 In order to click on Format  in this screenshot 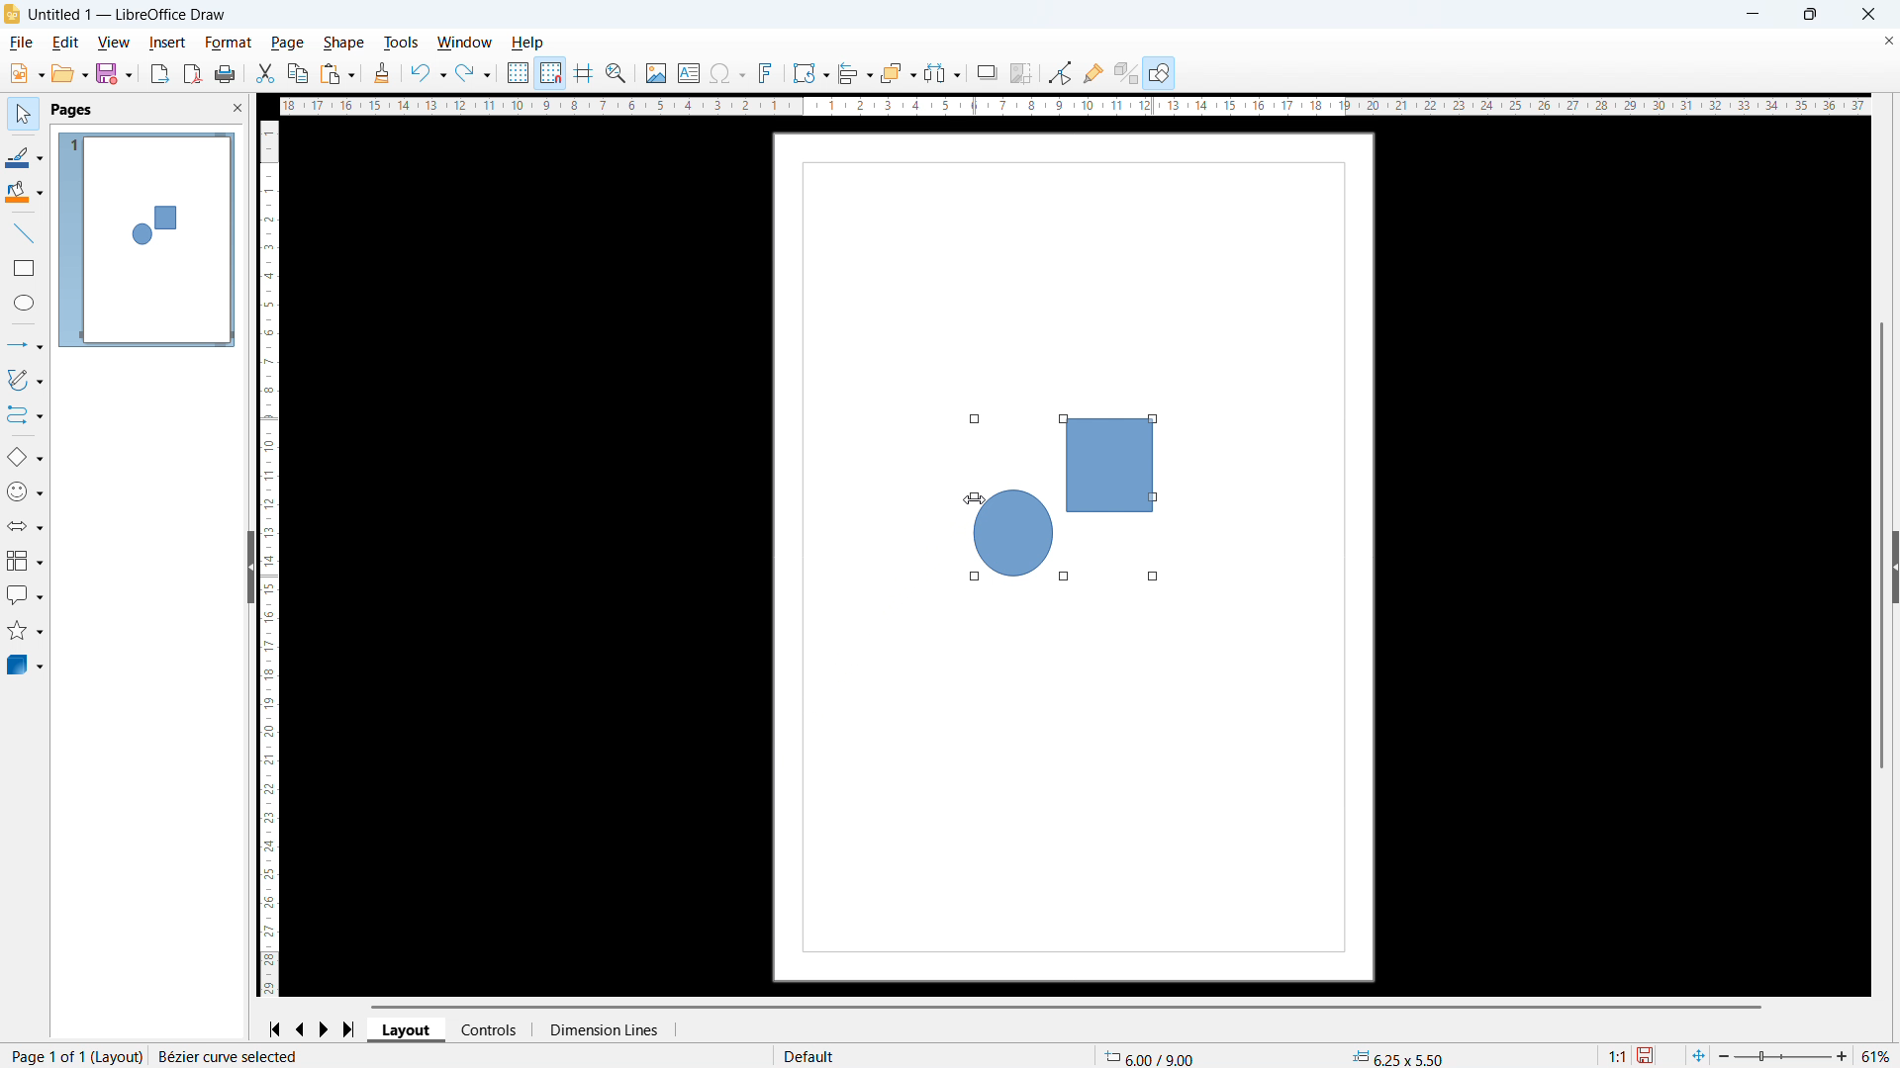, I will do `click(230, 43)`.